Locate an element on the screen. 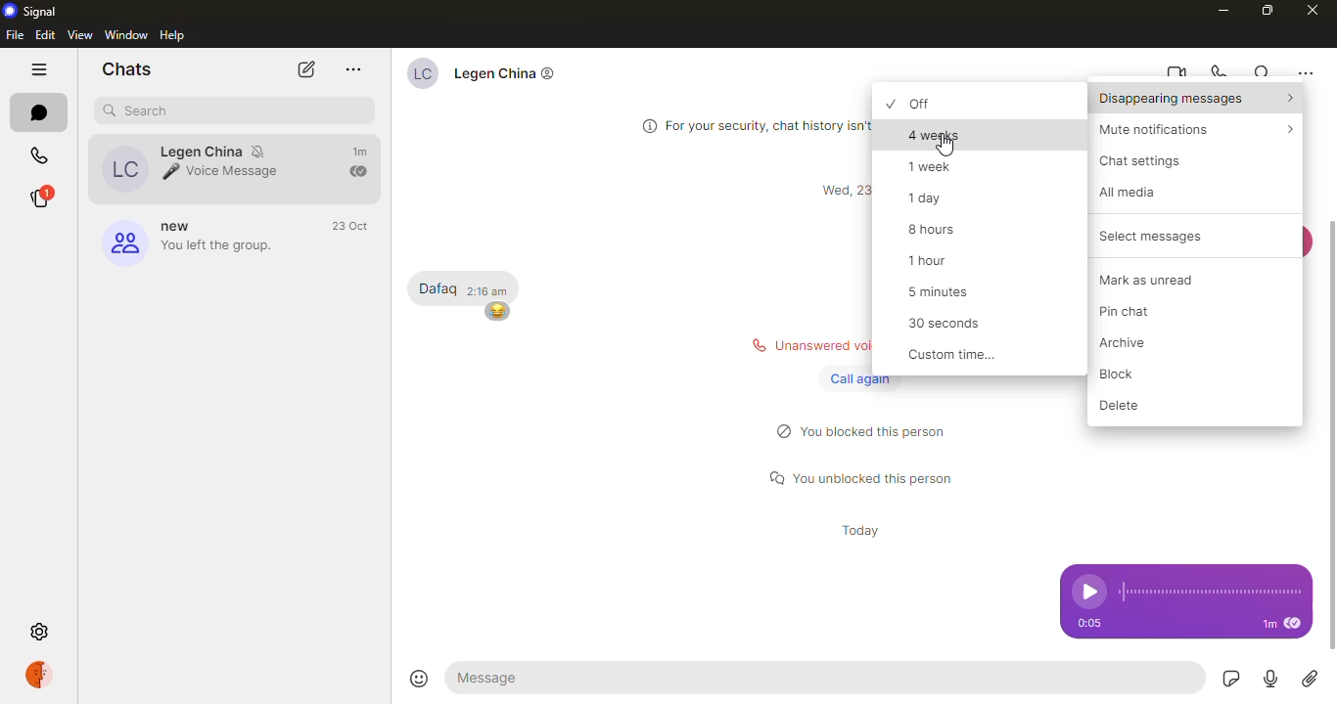 This screenshot has height=704, width=1337. pin chat is located at coordinates (1139, 311).